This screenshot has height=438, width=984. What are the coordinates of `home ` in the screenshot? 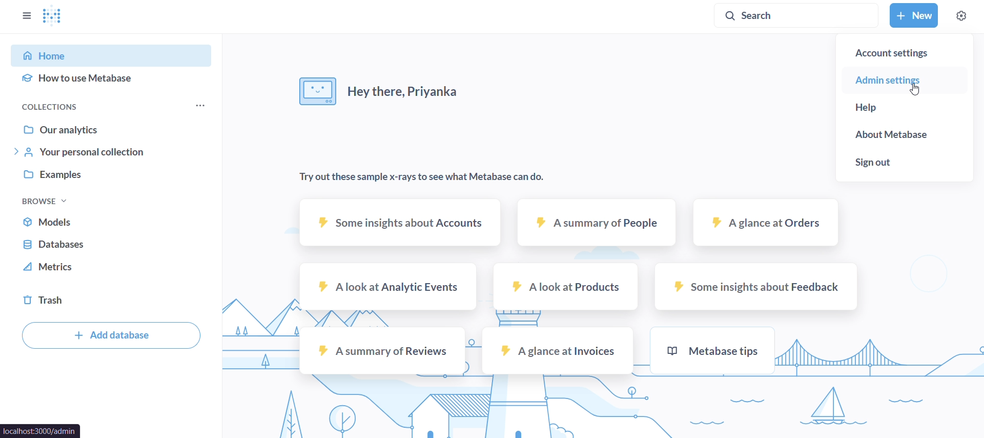 It's located at (115, 54).